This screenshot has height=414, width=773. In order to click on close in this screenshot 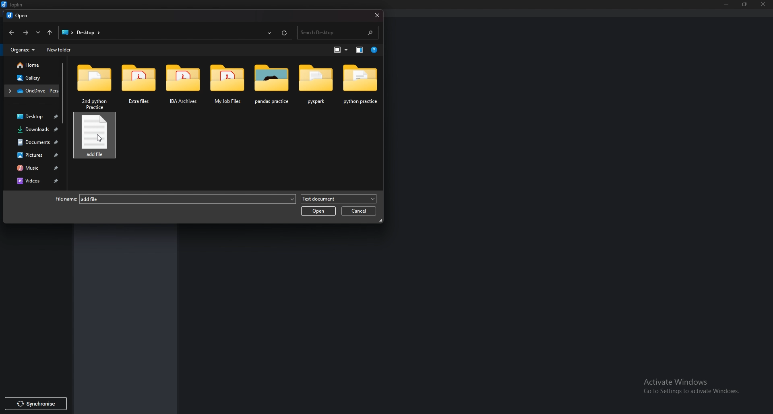, I will do `click(376, 15)`.